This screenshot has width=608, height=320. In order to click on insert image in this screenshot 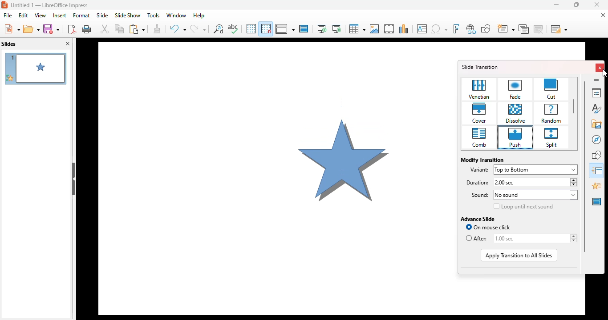, I will do `click(375, 29)`.